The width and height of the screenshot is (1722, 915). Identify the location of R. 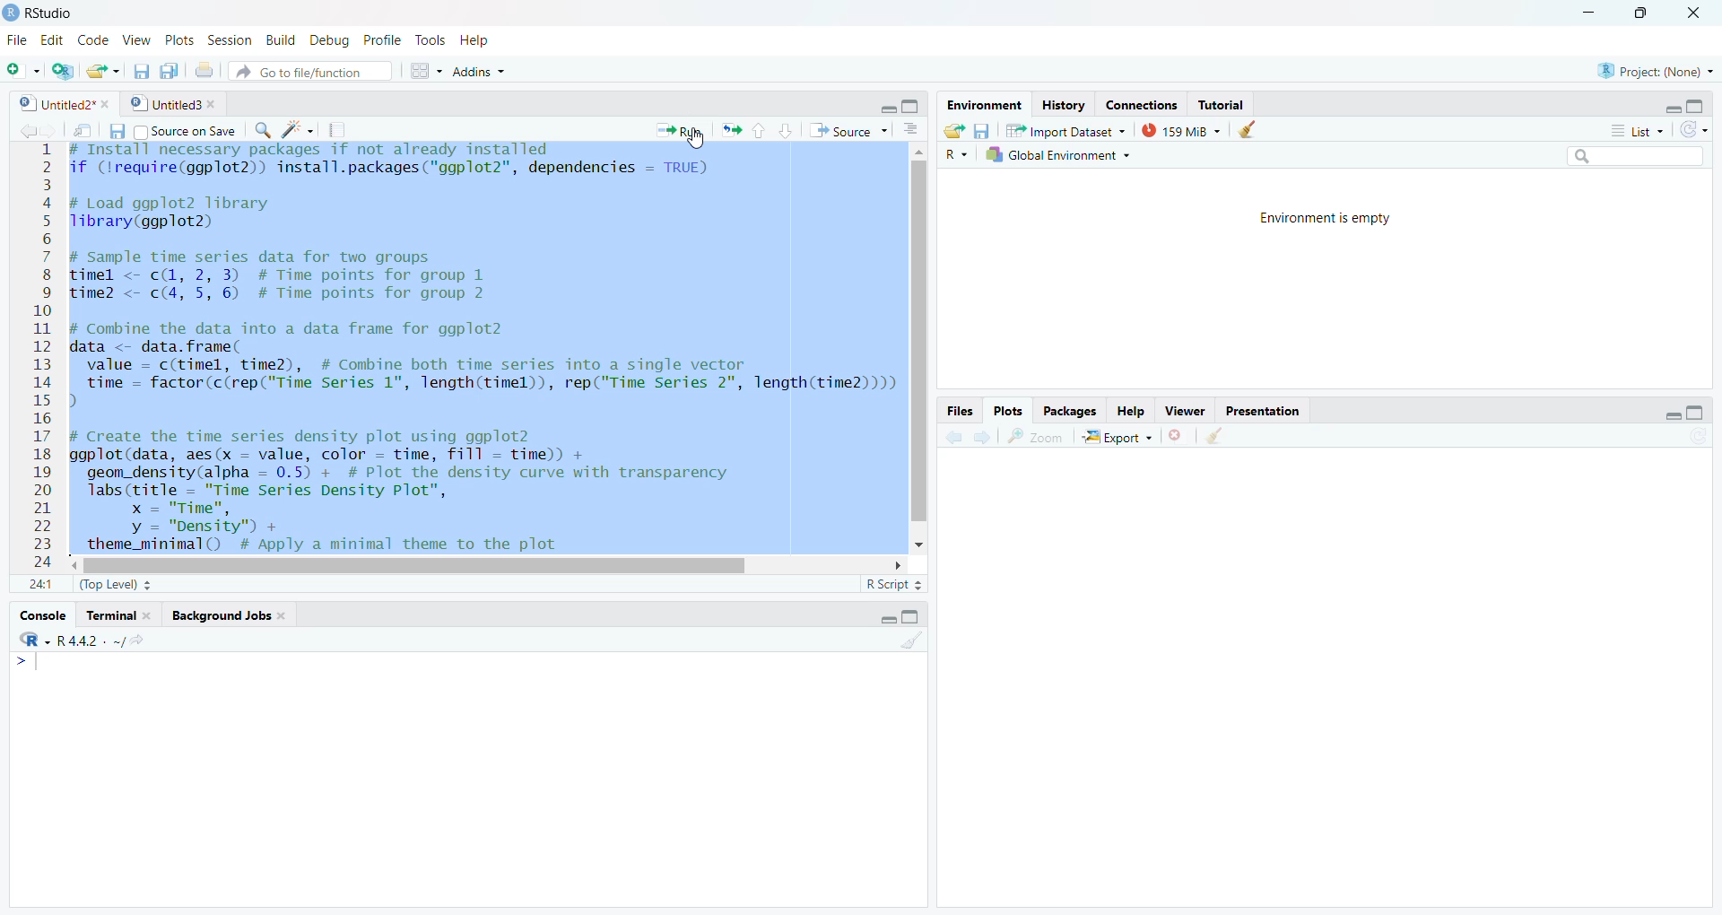
(957, 155).